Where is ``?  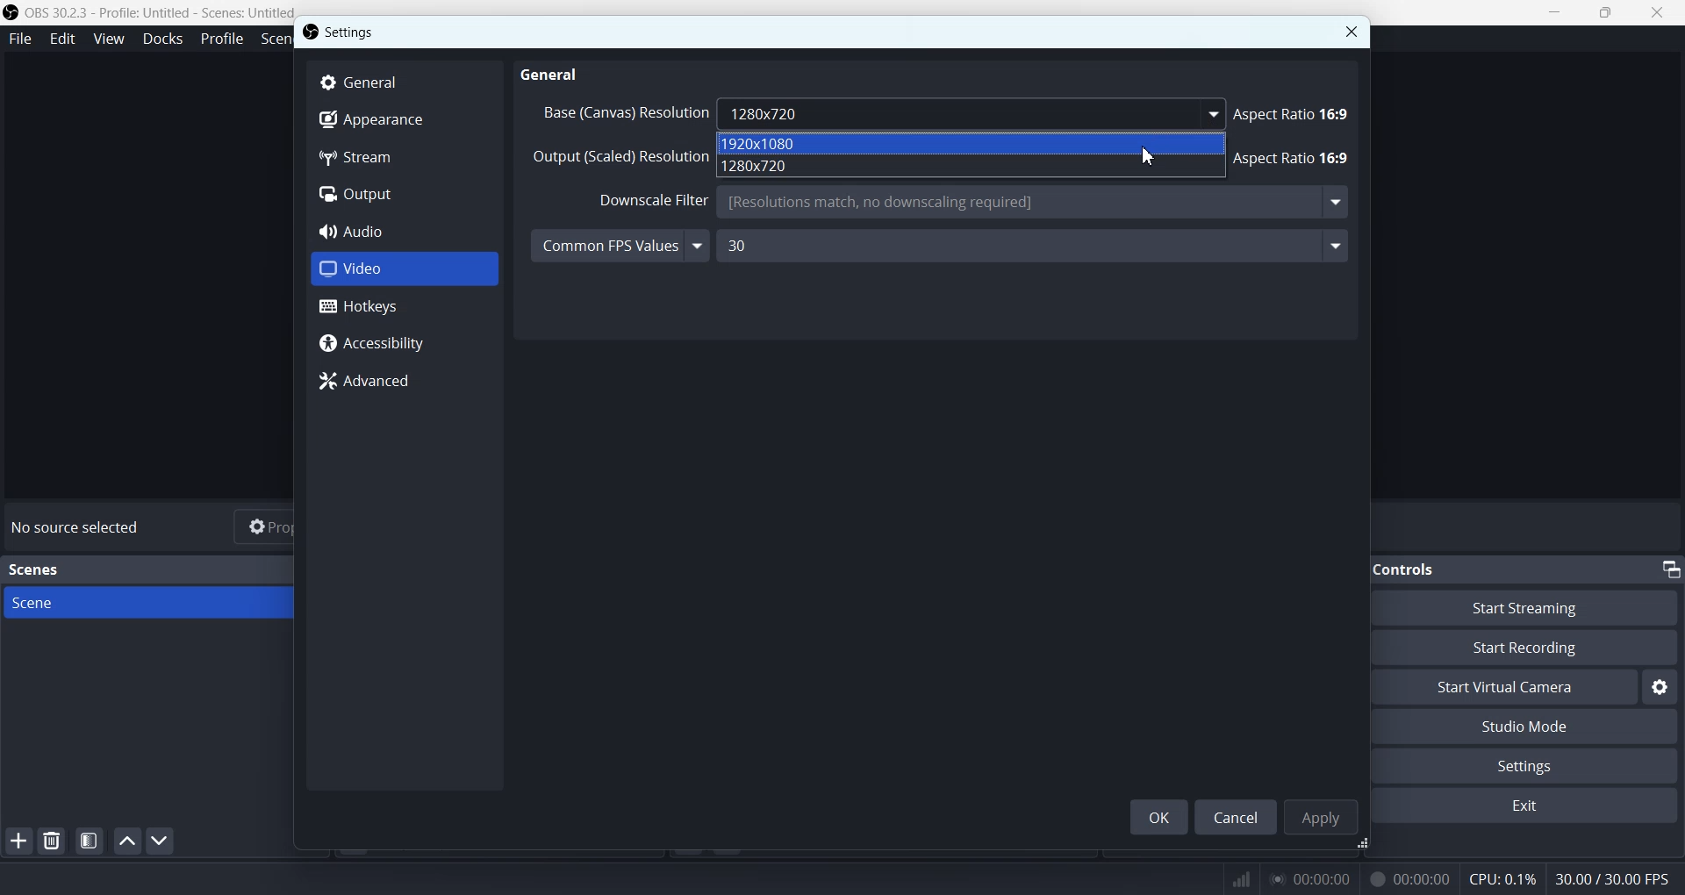
 is located at coordinates (617, 110).